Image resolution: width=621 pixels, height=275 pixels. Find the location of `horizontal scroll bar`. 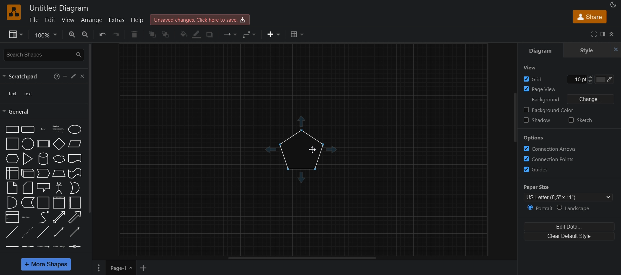

horizontal scroll bar is located at coordinates (302, 258).